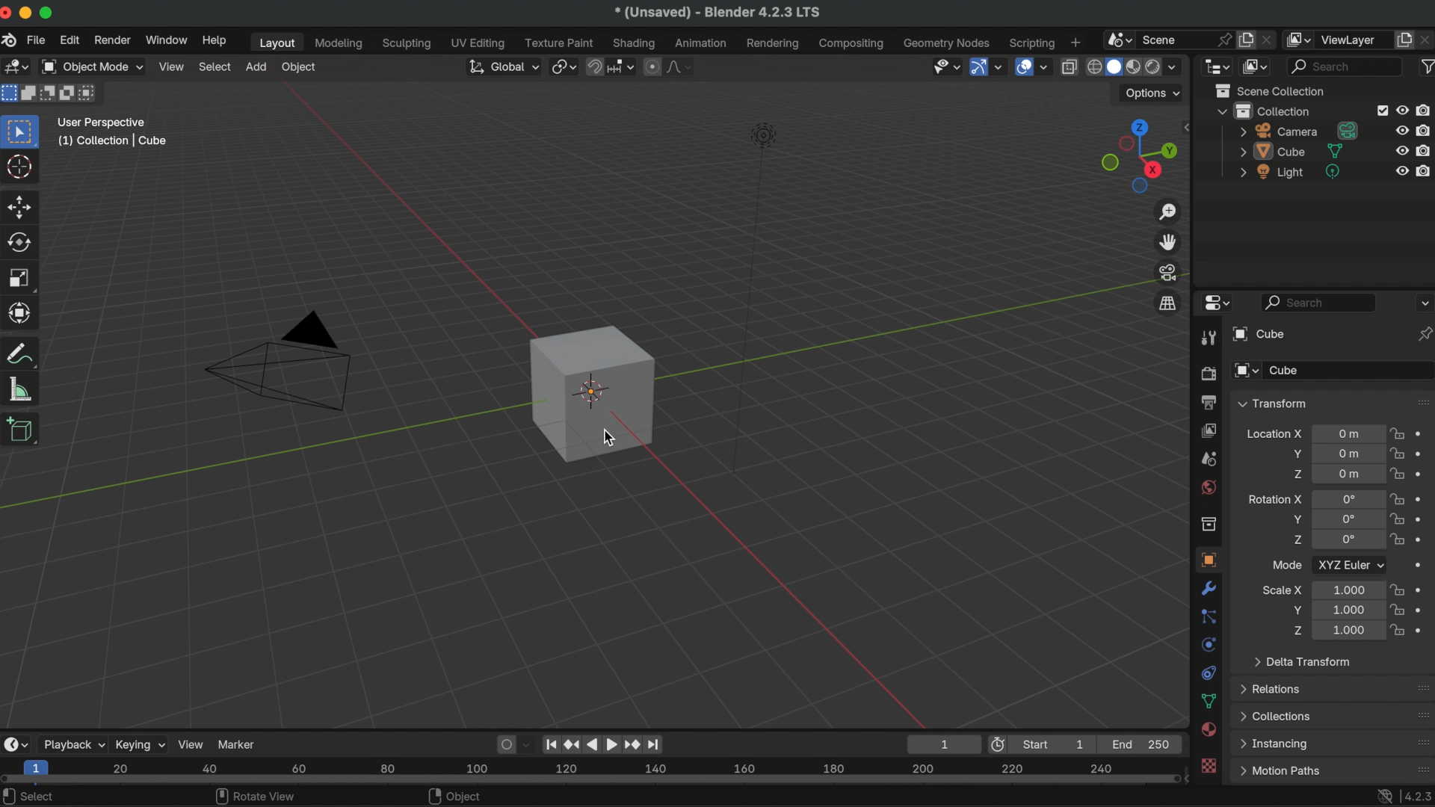  Describe the element at coordinates (1348, 541) in the screenshot. I see `euler rotation` at that location.